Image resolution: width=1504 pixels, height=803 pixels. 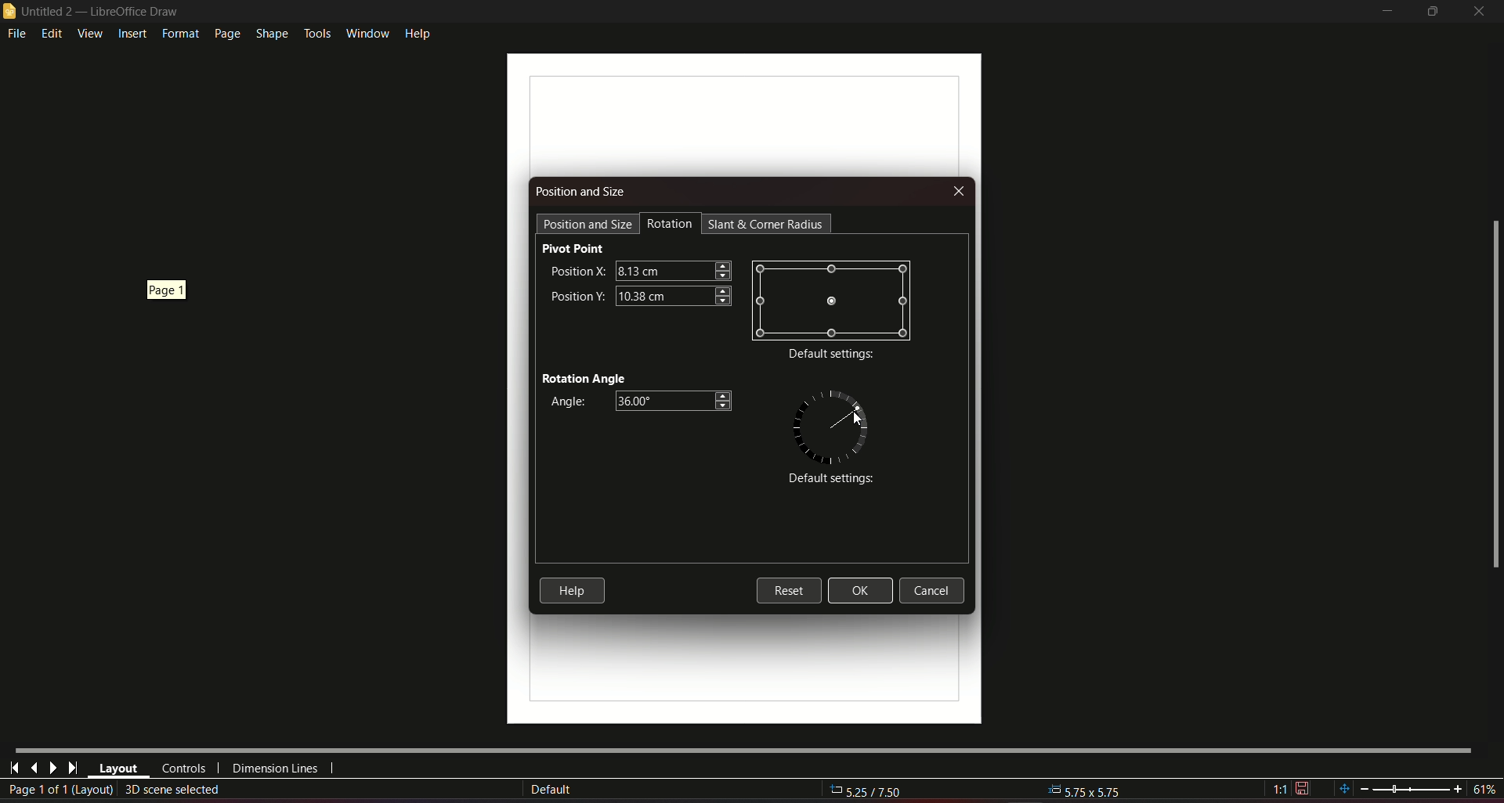 I want to click on Horizontal scroll bar, so click(x=742, y=748).